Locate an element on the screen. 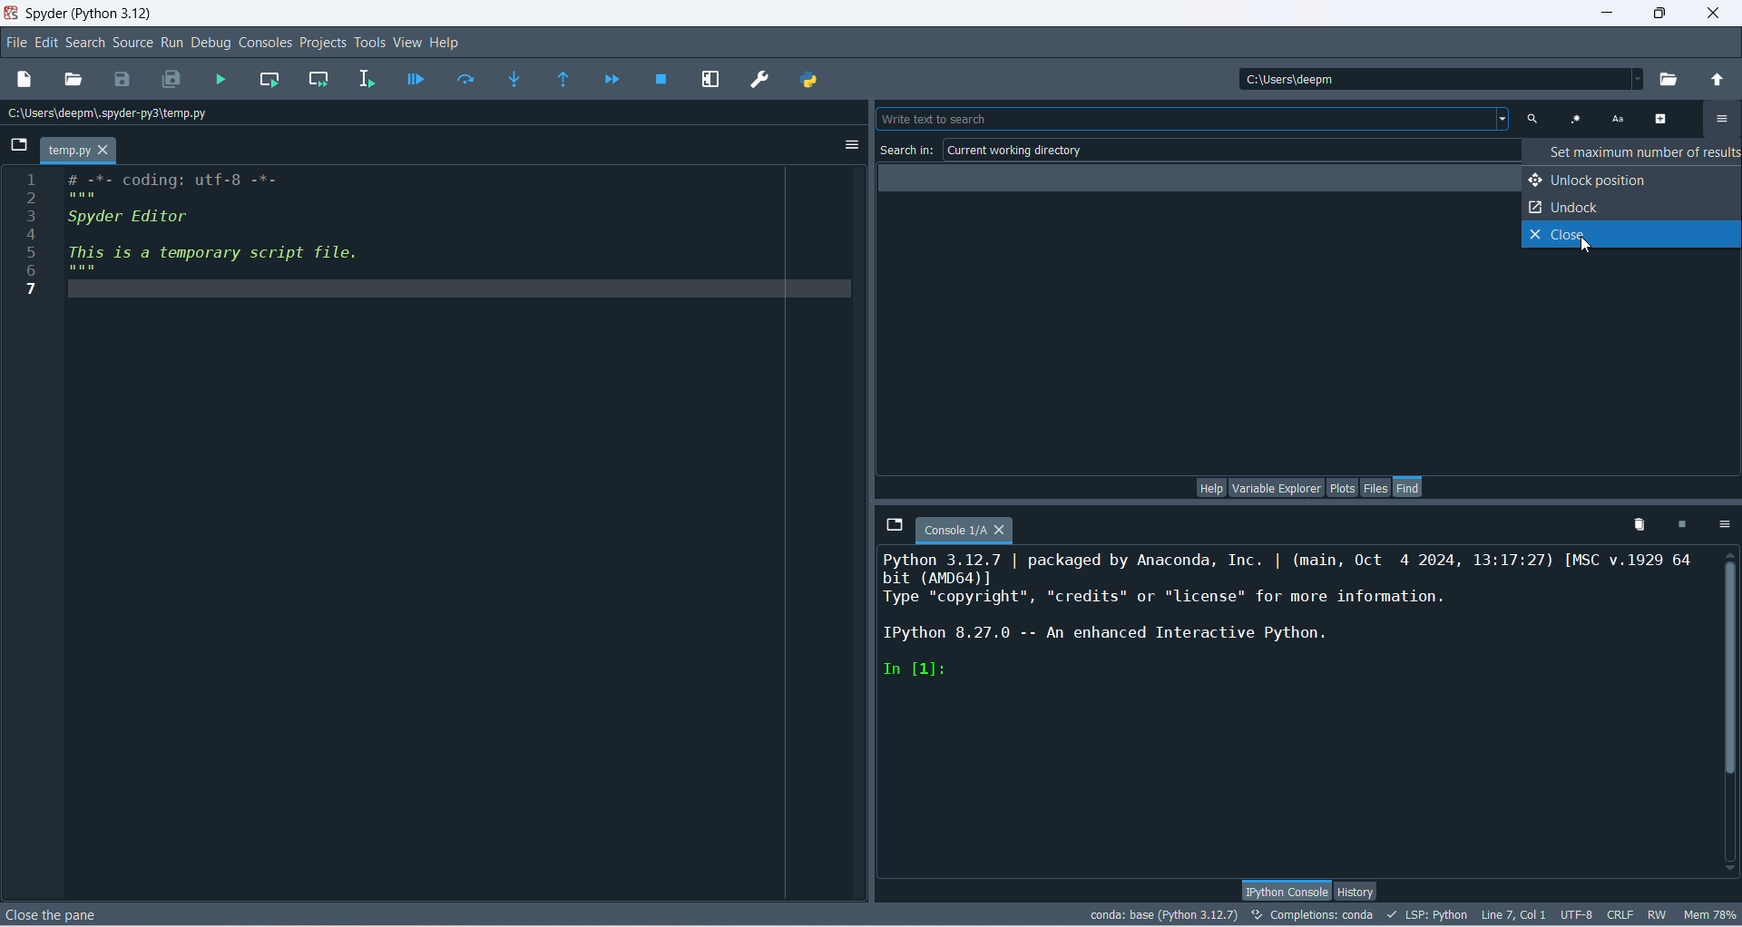 The width and height of the screenshot is (1742, 927). unlock position is located at coordinates (1631, 178).